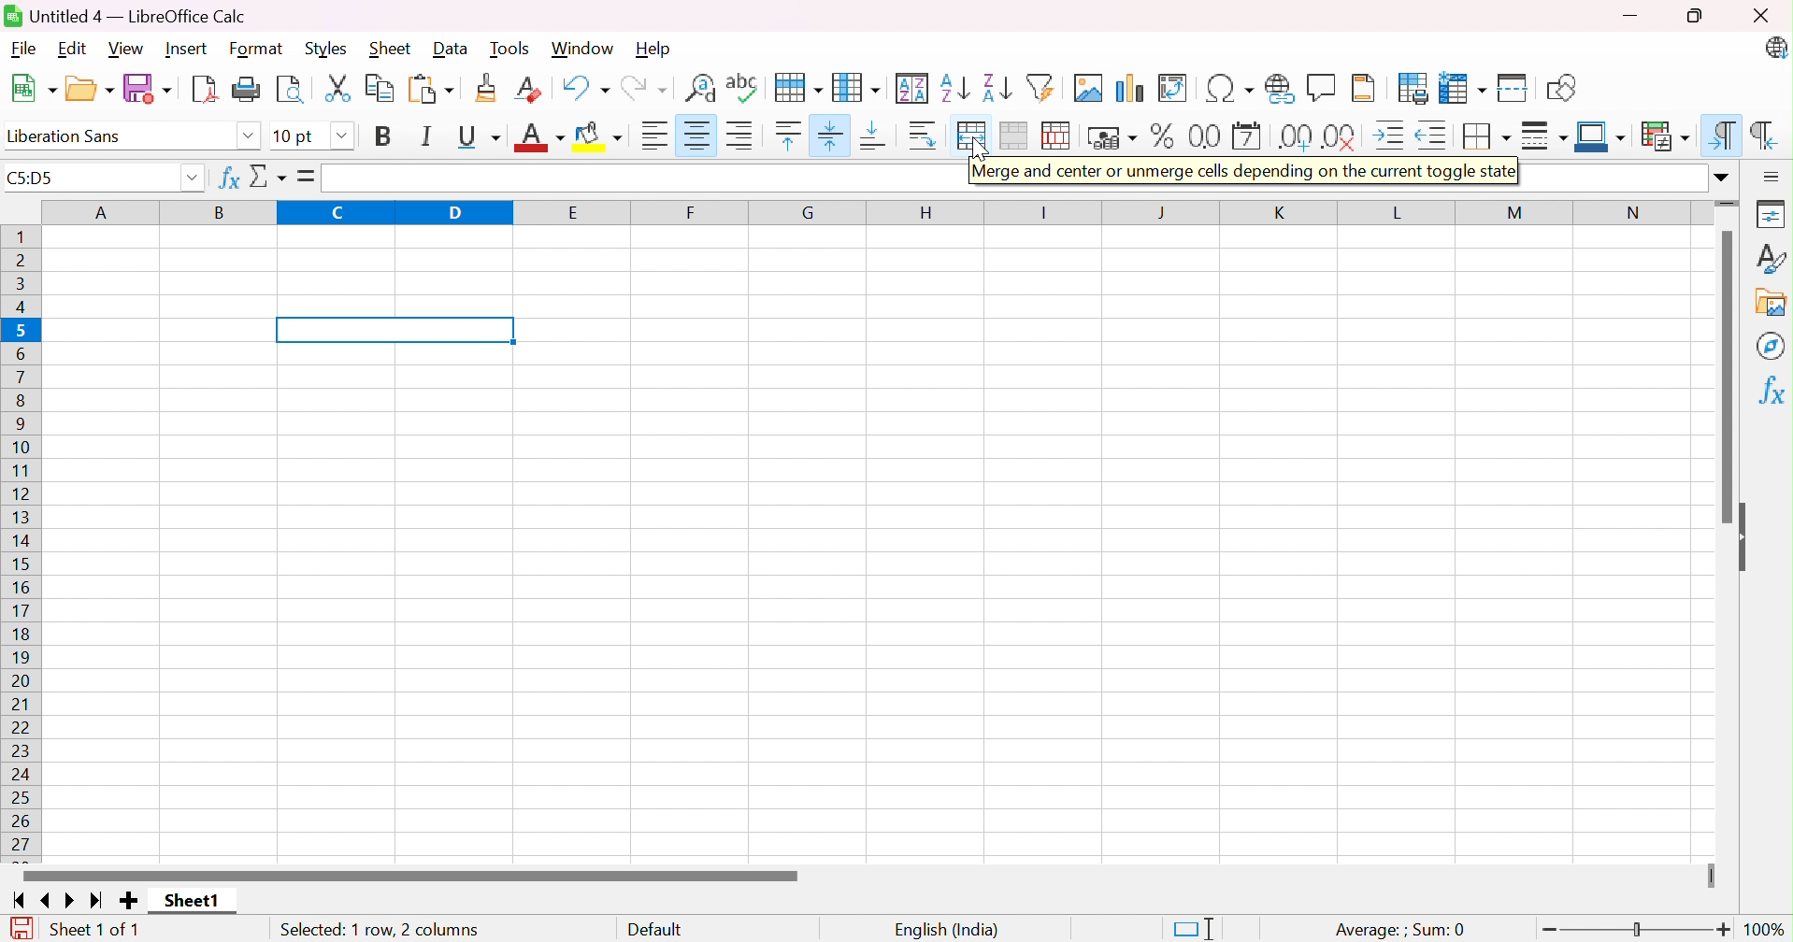 This screenshot has width=1793, height=942. What do you see at coordinates (1112, 138) in the screenshot?
I see `Format as Currency` at bounding box center [1112, 138].